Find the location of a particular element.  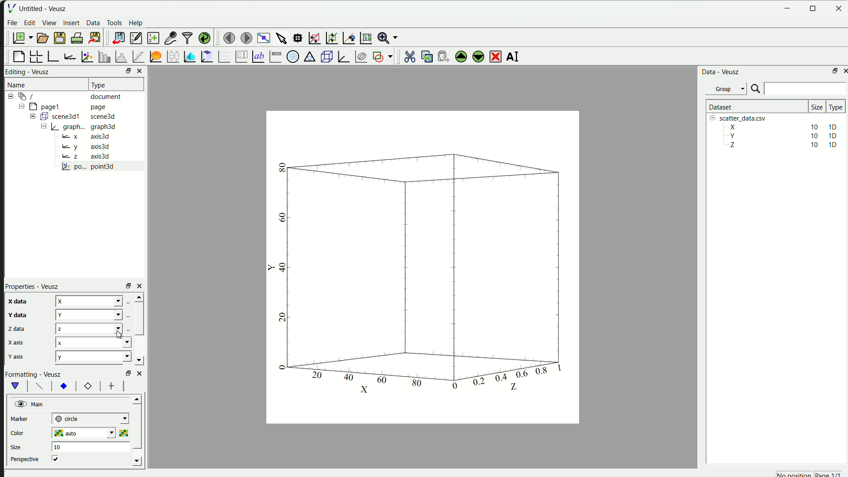

plot box plots is located at coordinates (170, 57).